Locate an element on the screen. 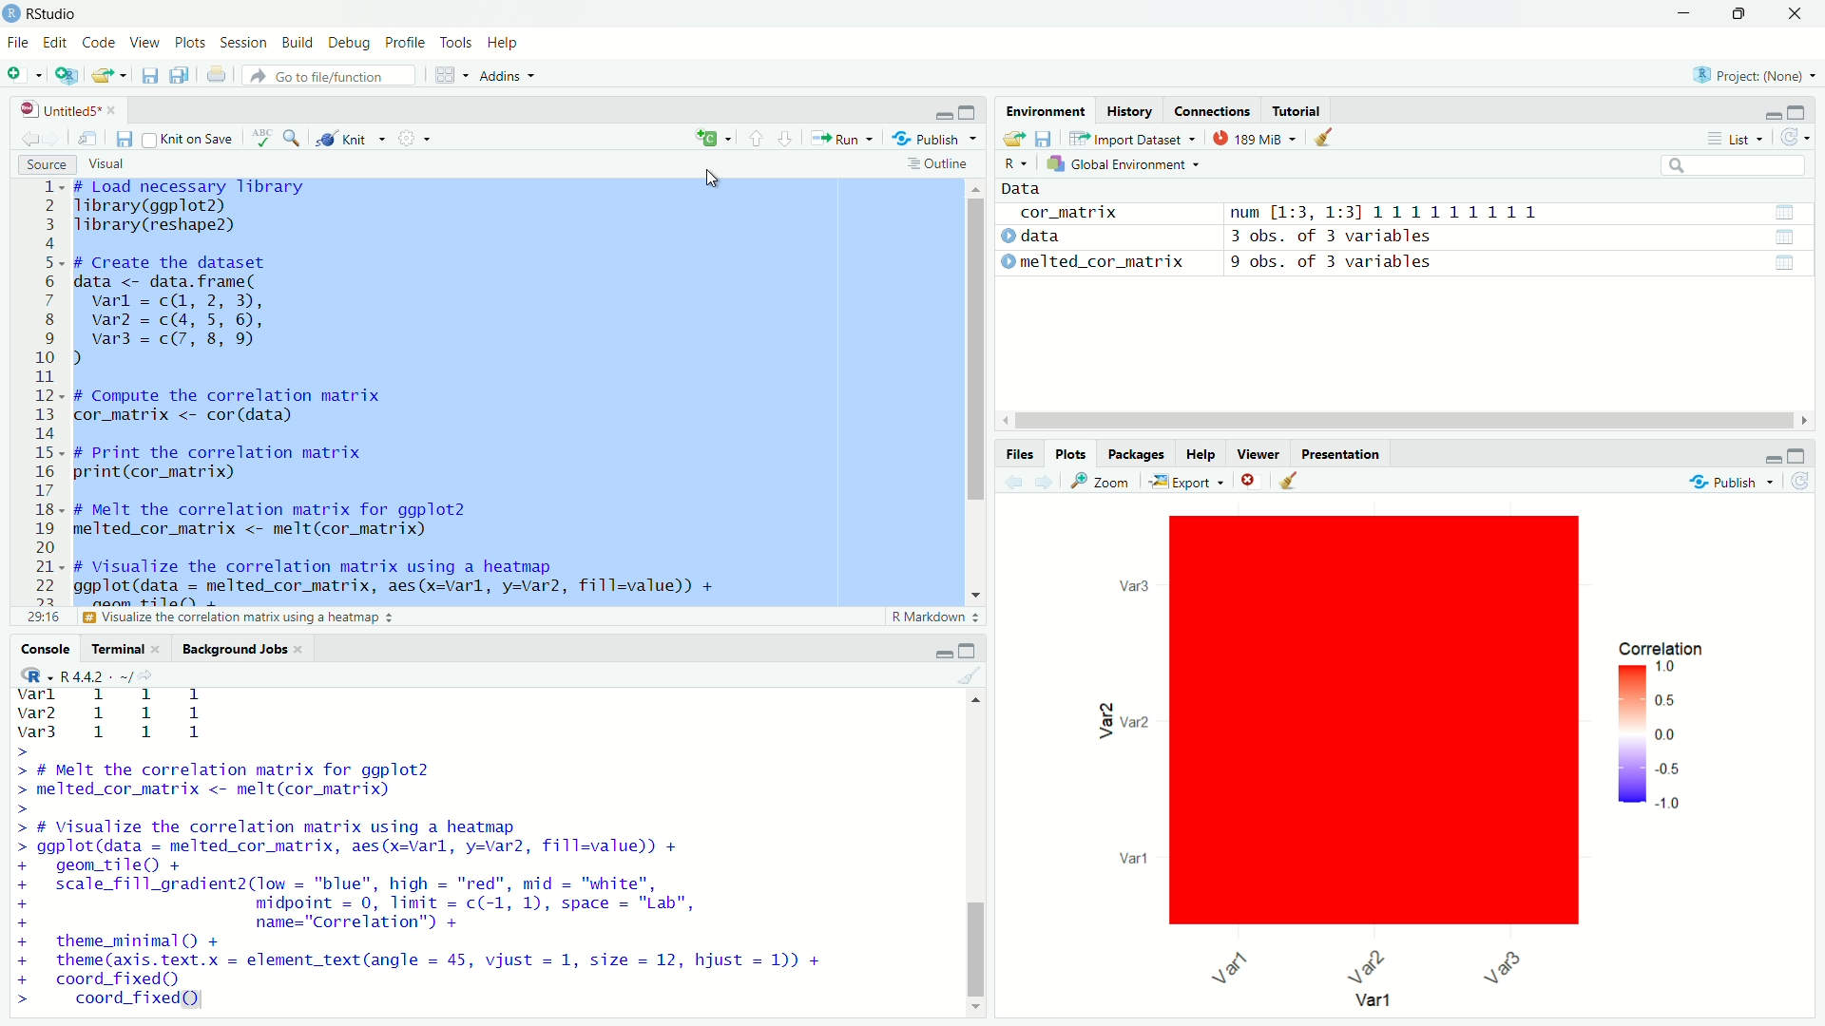 This screenshot has width=1825, height=1026. refresh is located at coordinates (1796, 139).